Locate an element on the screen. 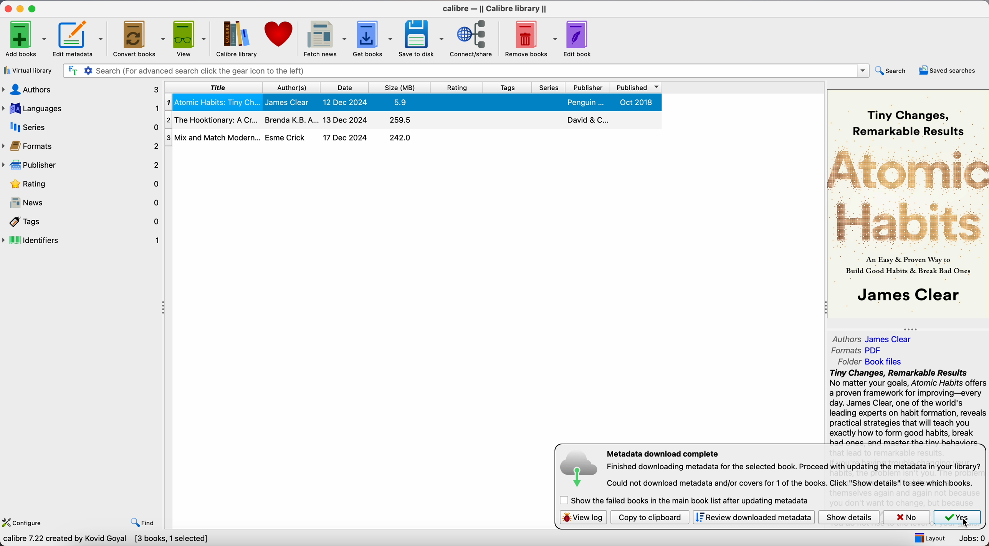  Oct 2018 is located at coordinates (636, 102).